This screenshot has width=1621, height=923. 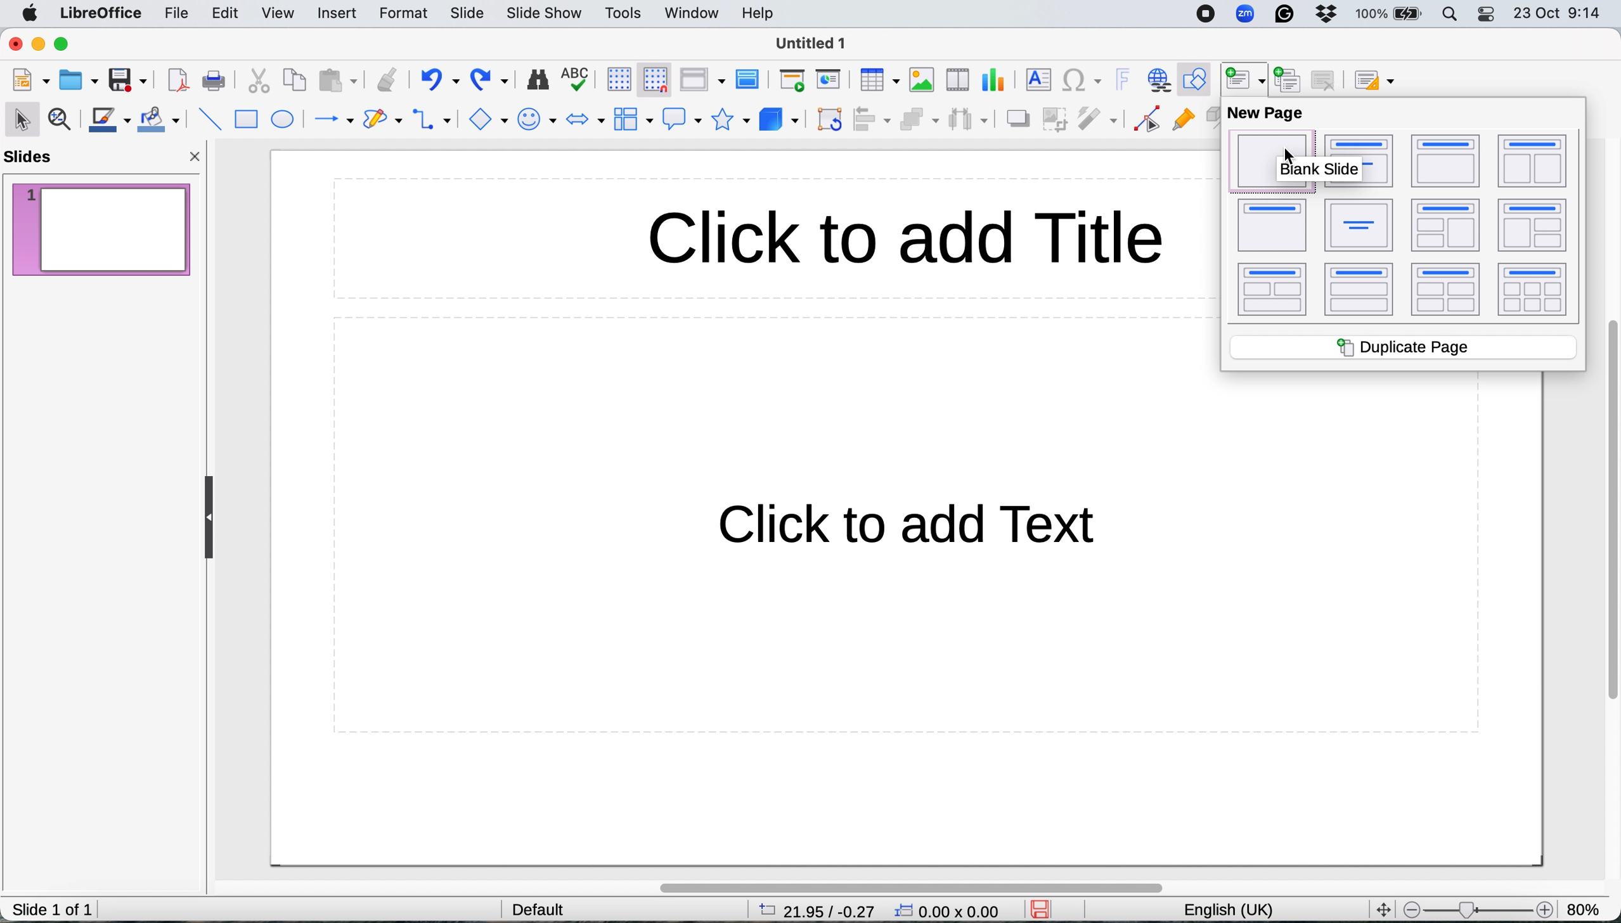 I want to click on zoom and pan, so click(x=61, y=121).